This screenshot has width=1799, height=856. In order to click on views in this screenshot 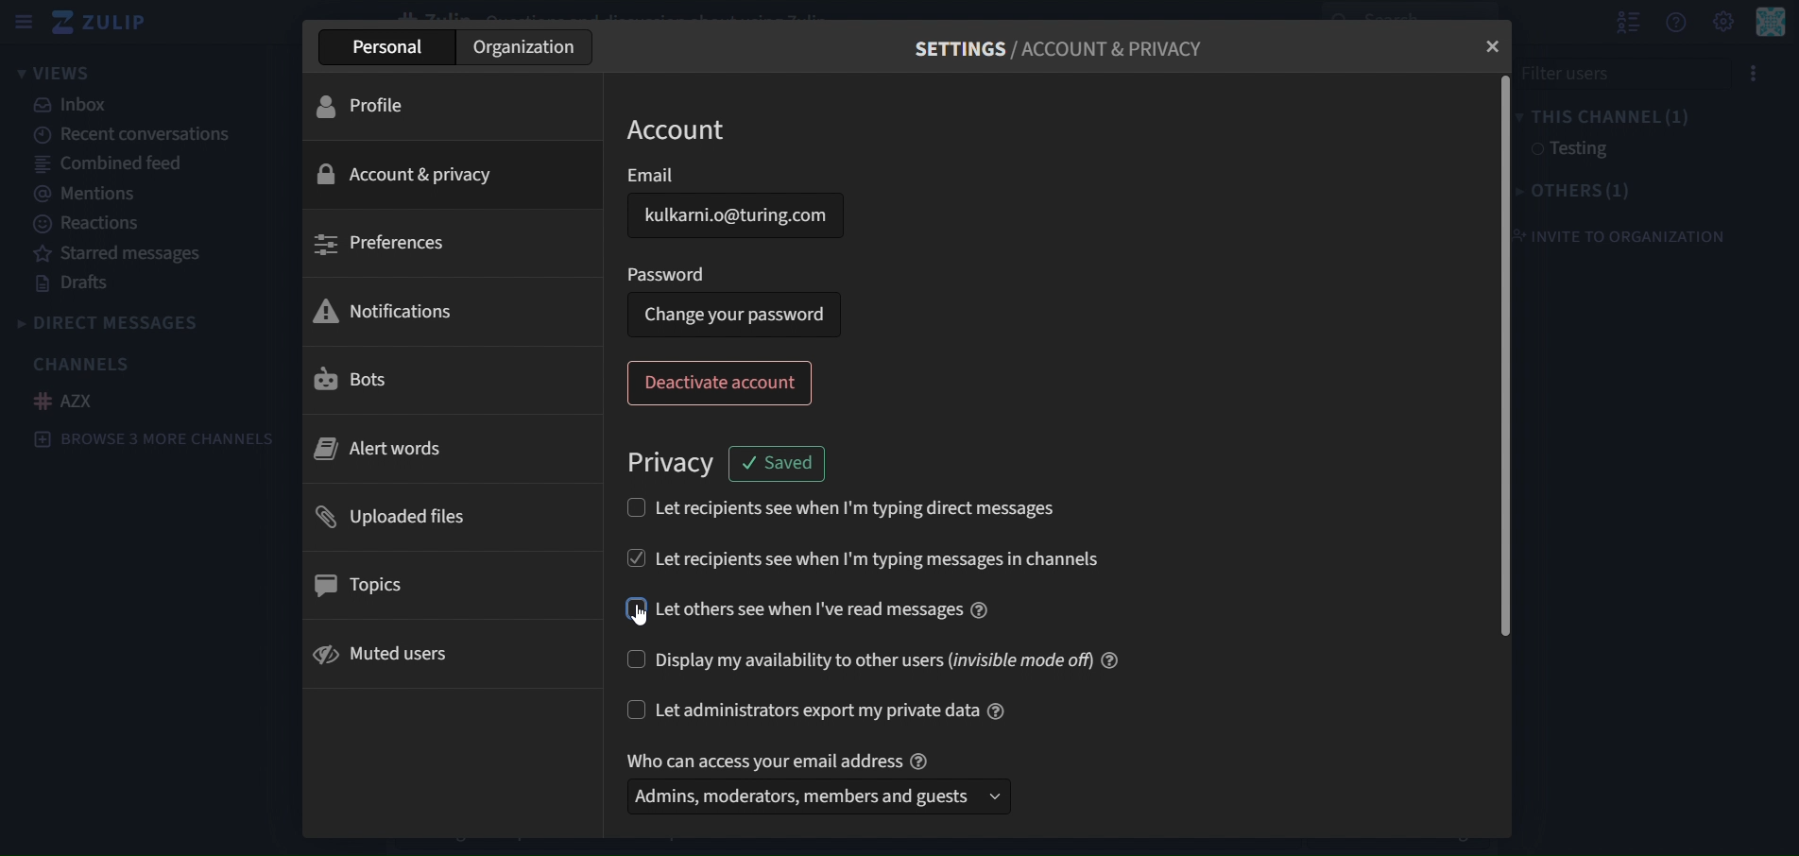, I will do `click(57, 74)`.